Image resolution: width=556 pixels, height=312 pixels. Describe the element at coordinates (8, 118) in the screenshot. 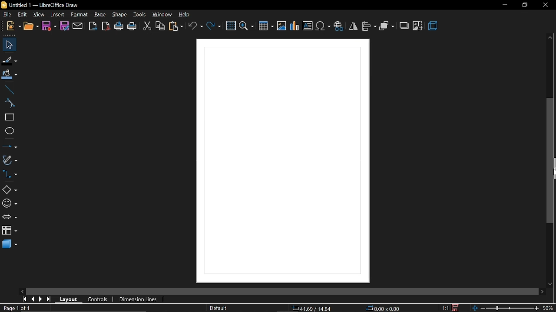

I see `rectangle` at that location.